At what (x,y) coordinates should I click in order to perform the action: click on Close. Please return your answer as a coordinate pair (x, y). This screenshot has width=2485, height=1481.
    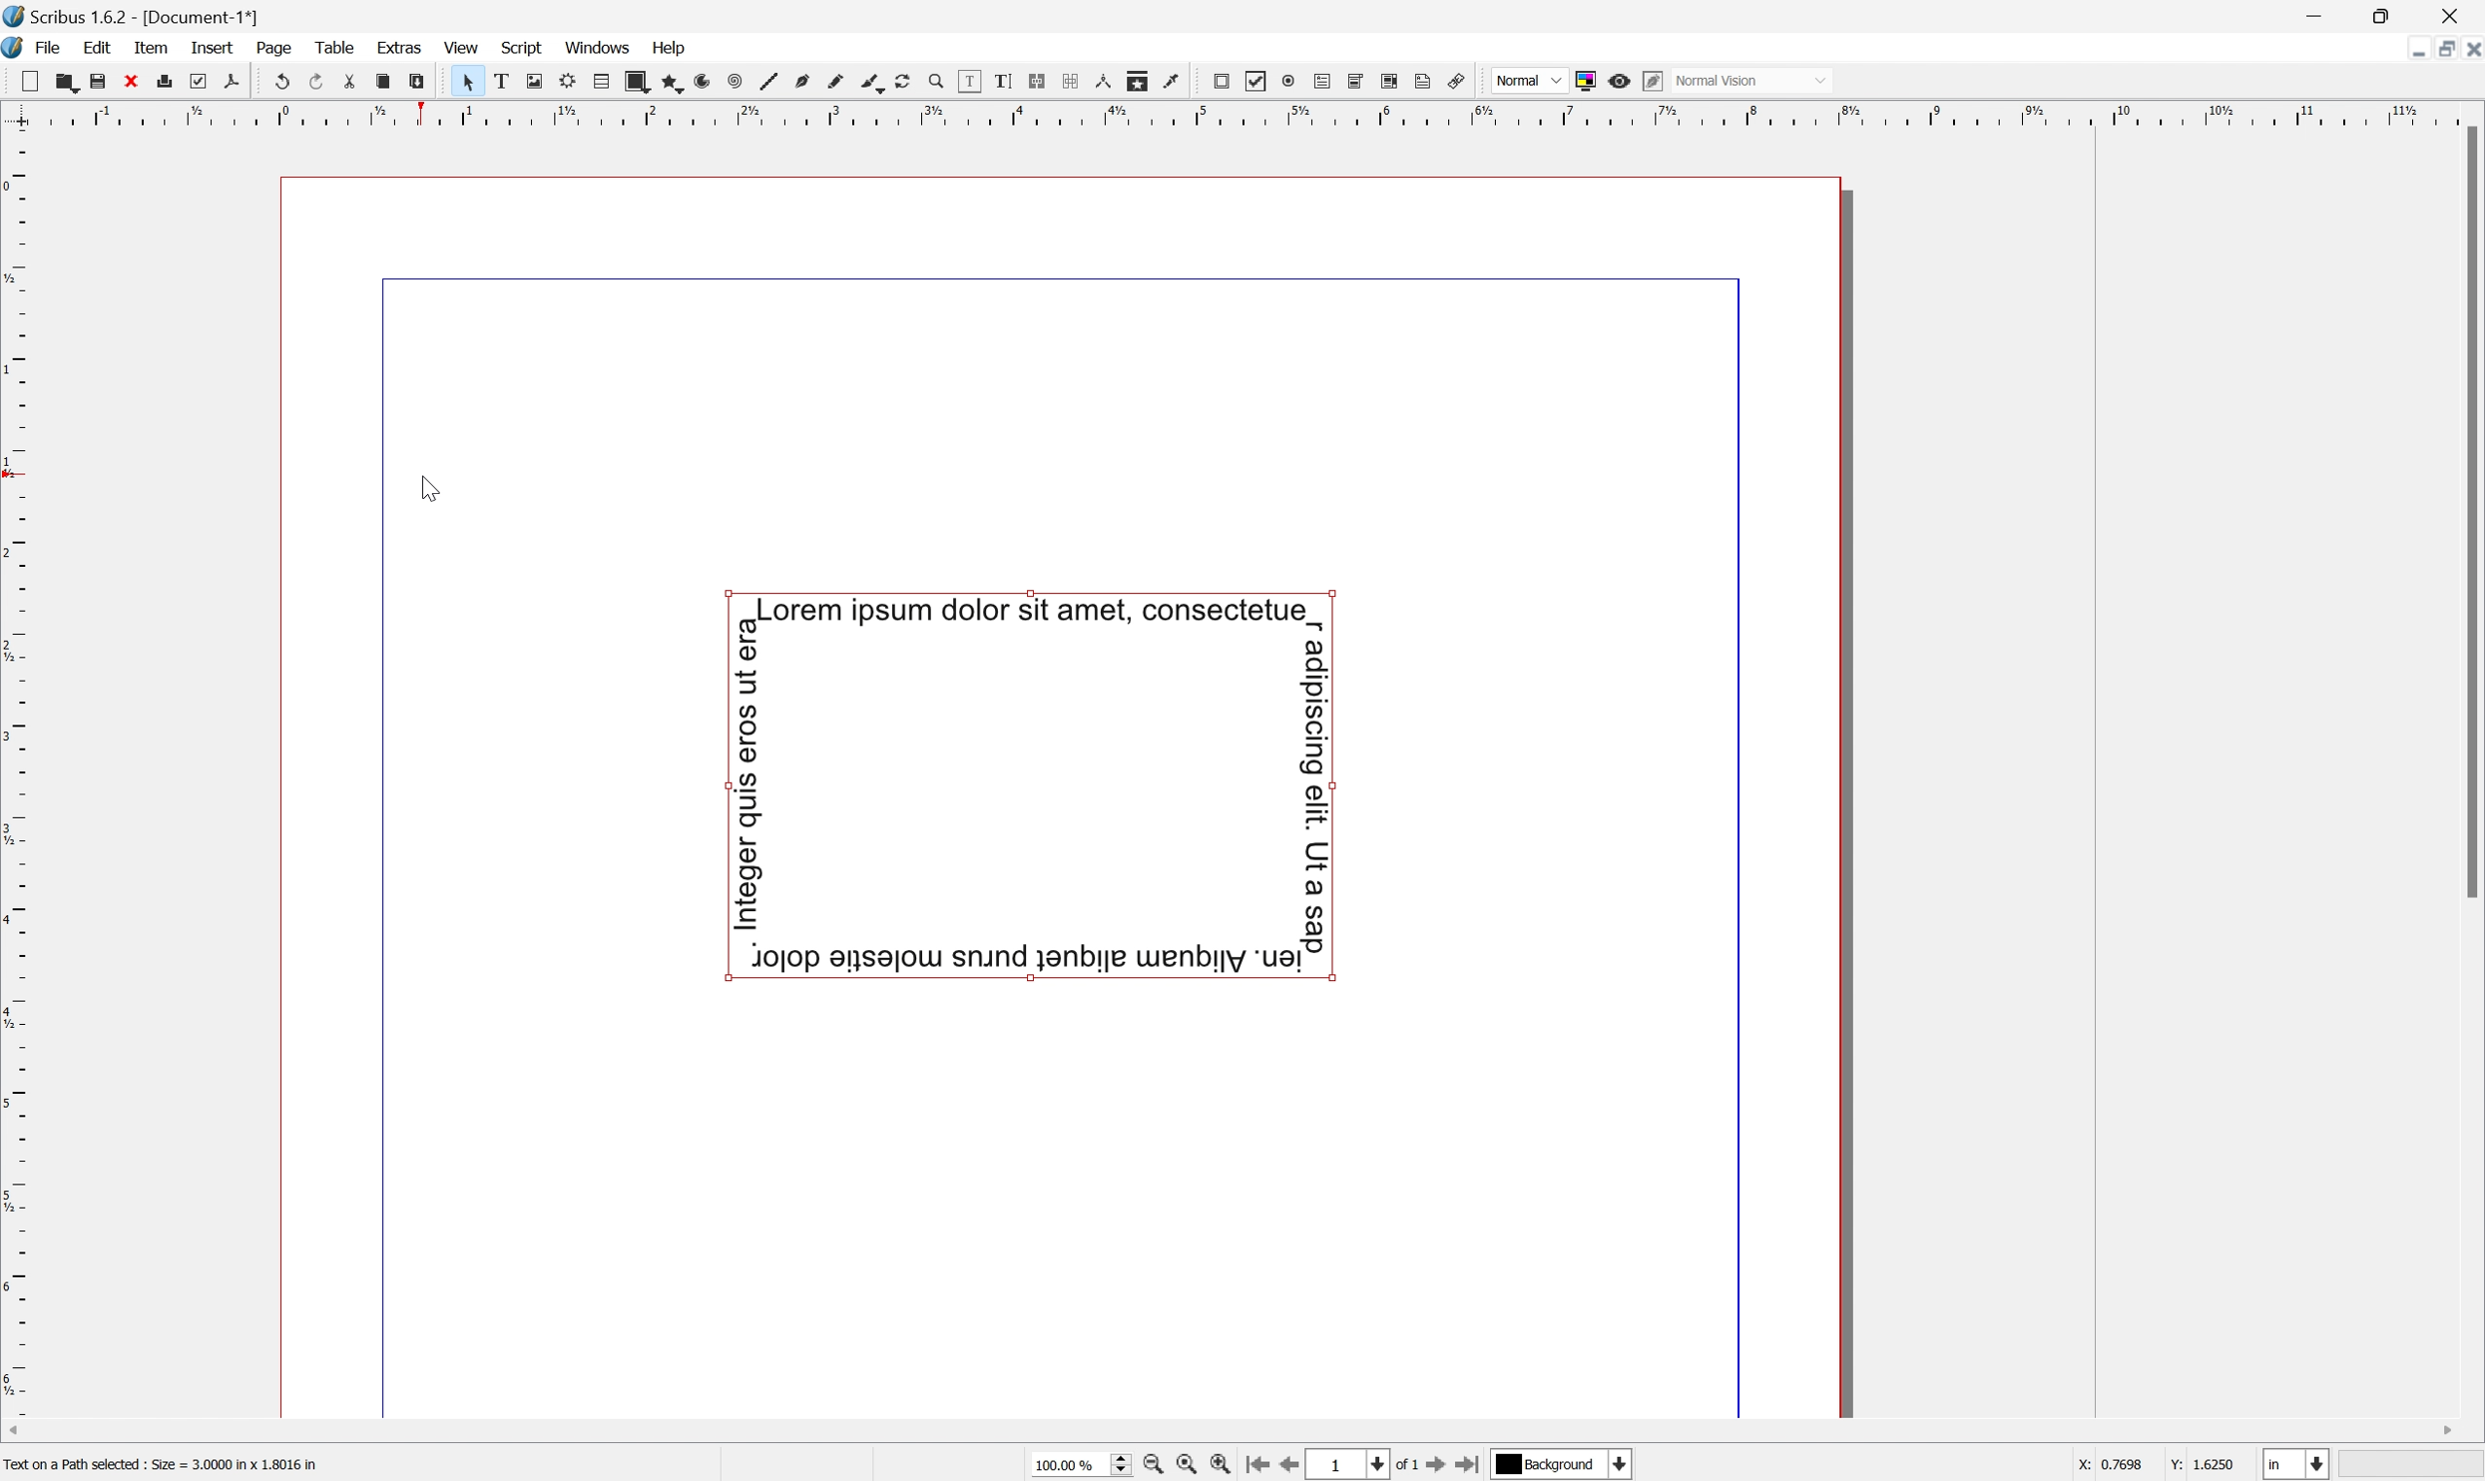
    Looking at the image, I should click on (2454, 14).